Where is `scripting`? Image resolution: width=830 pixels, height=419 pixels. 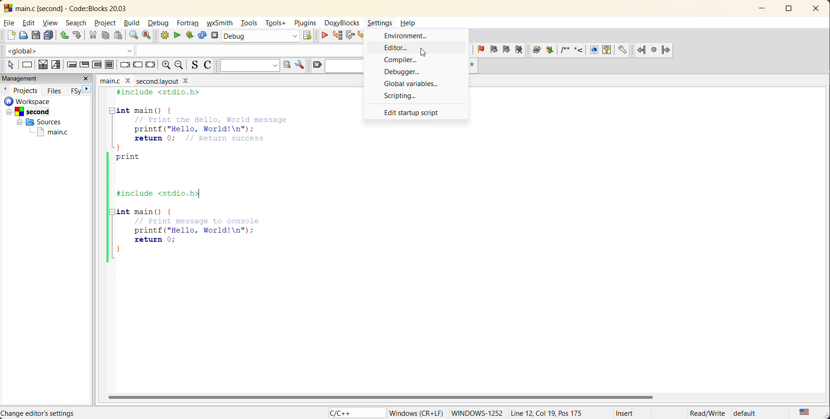 scripting is located at coordinates (402, 96).